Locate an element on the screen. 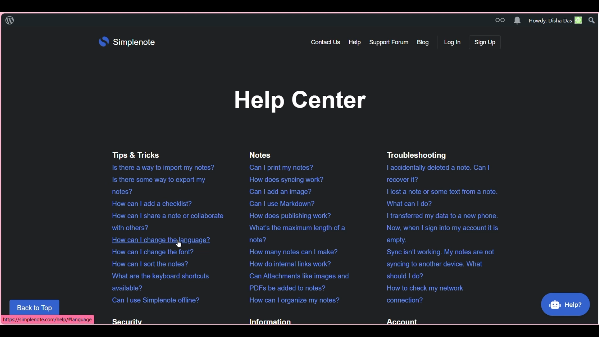 The width and height of the screenshot is (599, 337). Support forum is located at coordinates (389, 42).